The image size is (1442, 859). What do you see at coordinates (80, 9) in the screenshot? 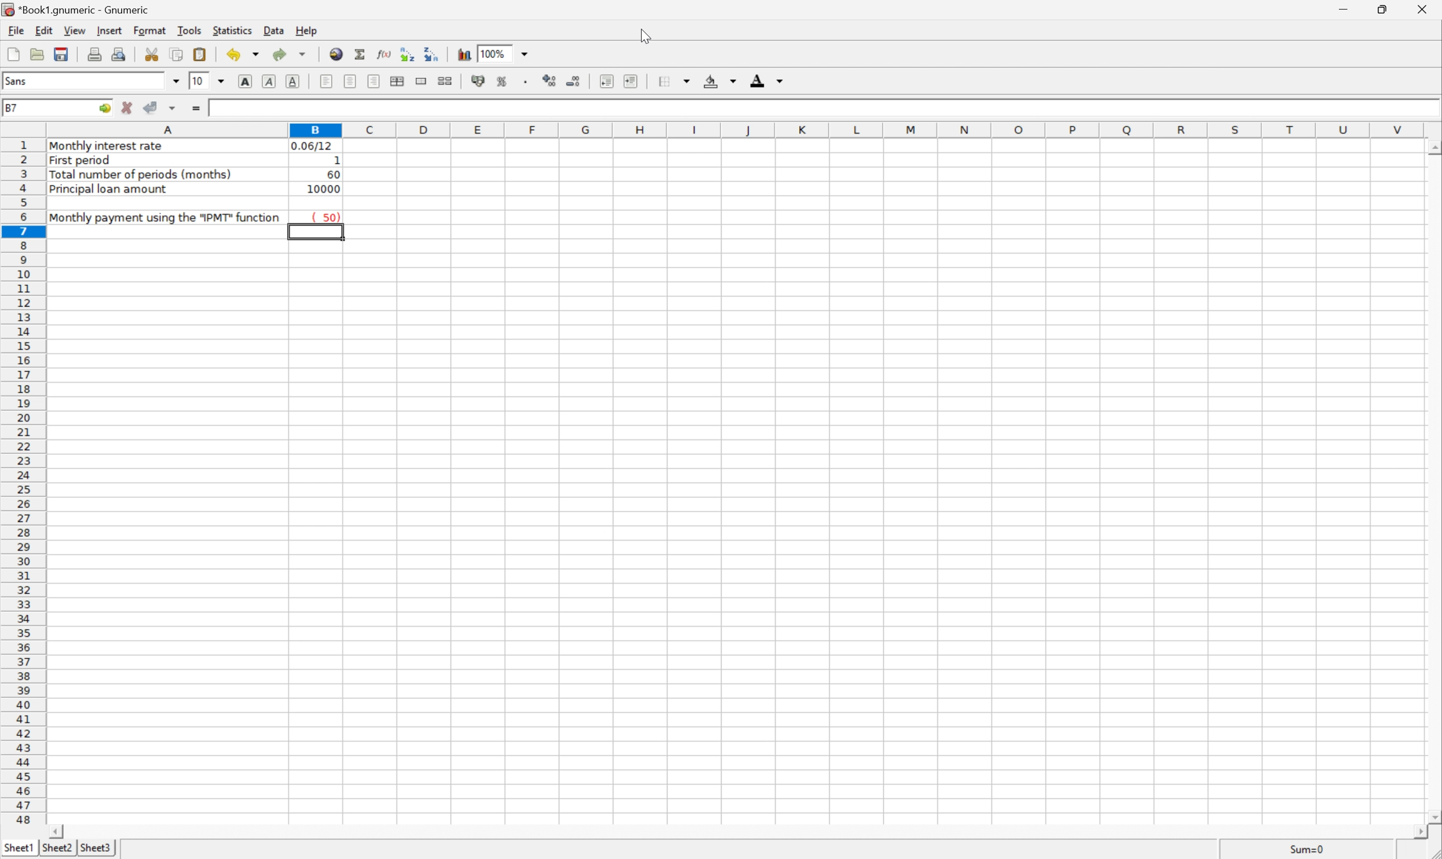
I see `*Book1.gnumeric - Gnumeric` at bounding box center [80, 9].